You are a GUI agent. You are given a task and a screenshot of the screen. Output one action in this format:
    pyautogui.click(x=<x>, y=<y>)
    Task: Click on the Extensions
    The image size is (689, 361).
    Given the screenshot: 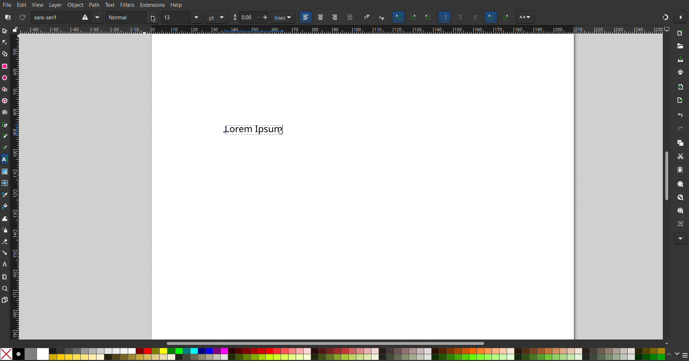 What is the action you would take?
    pyautogui.click(x=153, y=5)
    